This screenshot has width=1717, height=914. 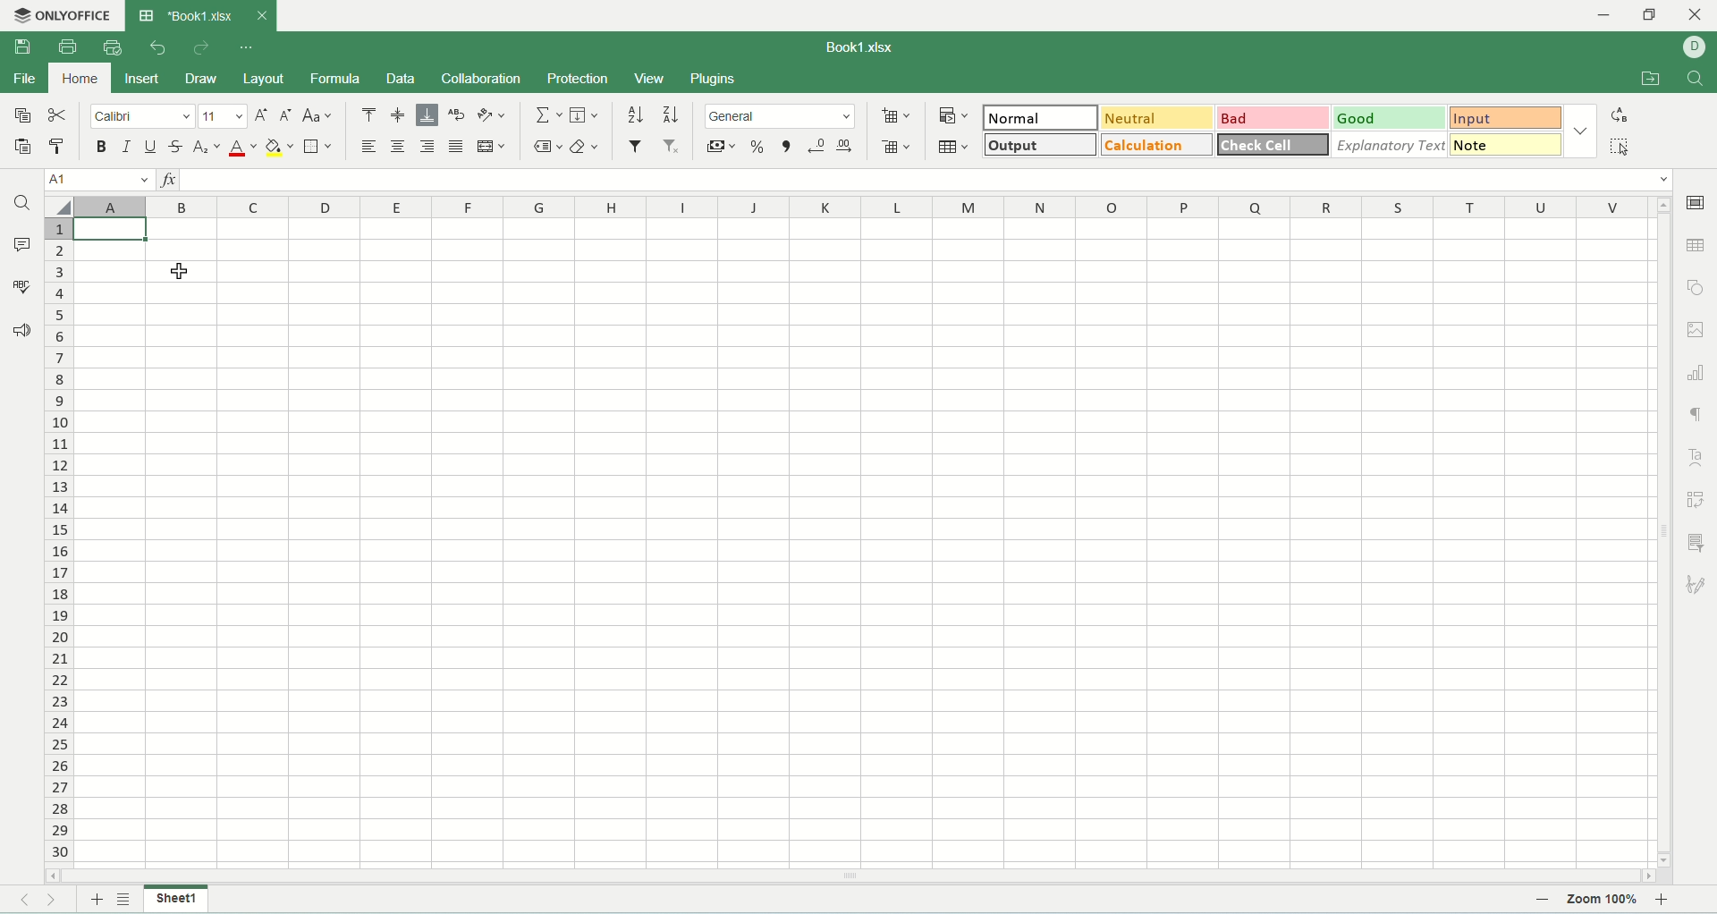 I want to click on comments, so click(x=21, y=242).